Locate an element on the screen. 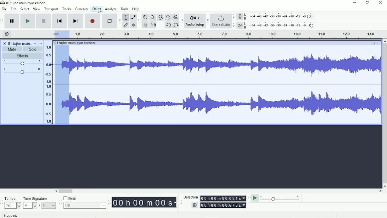  Restore down is located at coordinates (368, 3).